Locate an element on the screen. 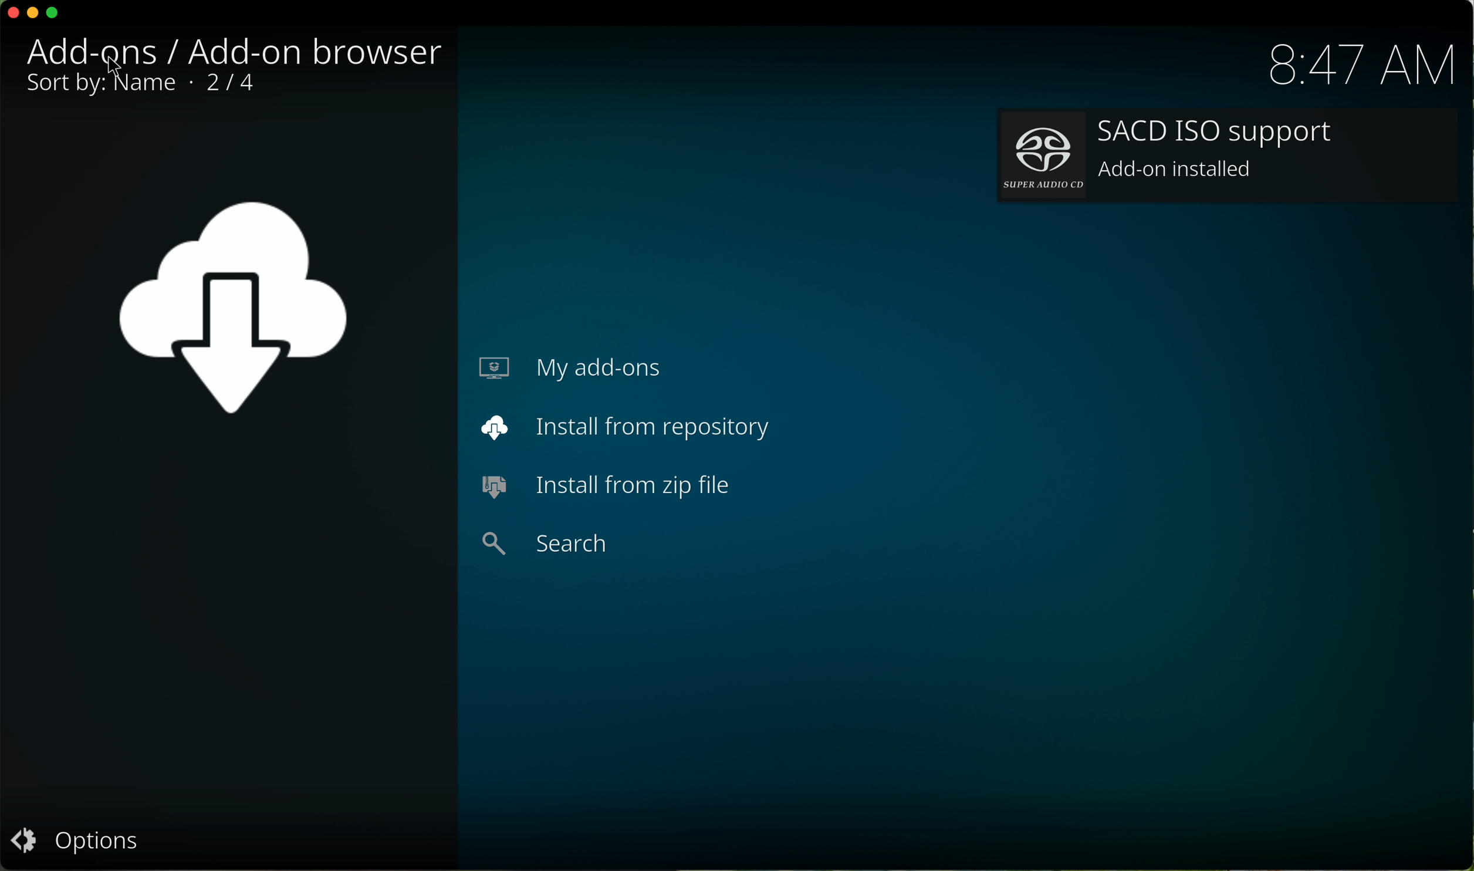 Image resolution: width=1474 pixels, height=871 pixels. my add-ons is located at coordinates (573, 369).